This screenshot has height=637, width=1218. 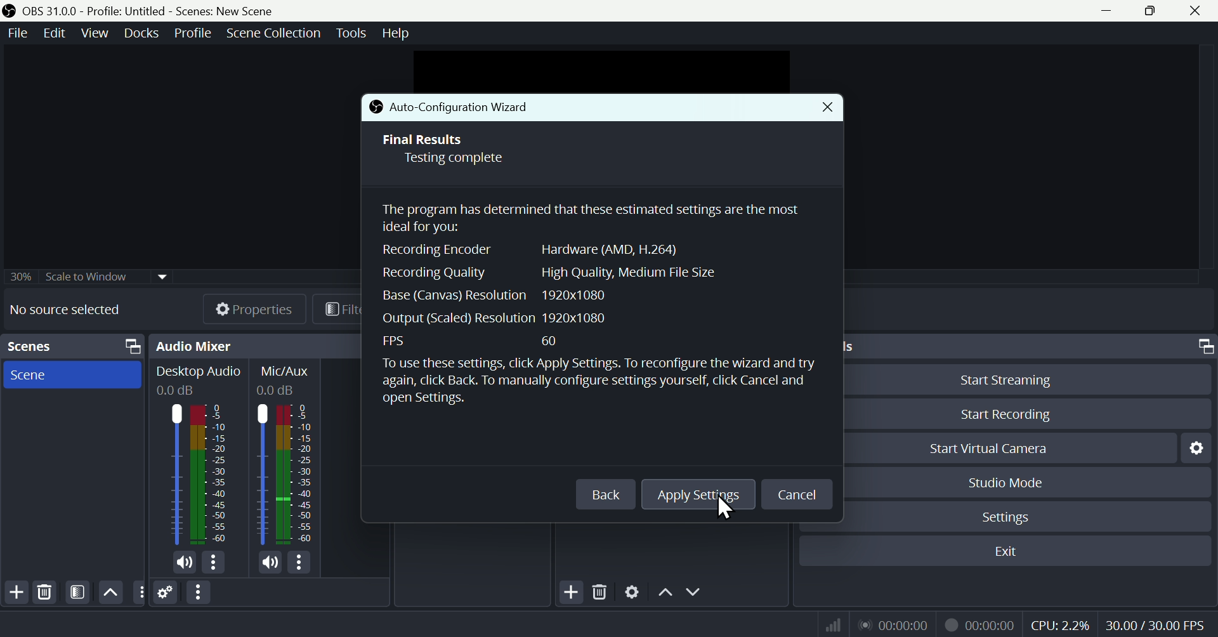 I want to click on Scenes, so click(x=29, y=346).